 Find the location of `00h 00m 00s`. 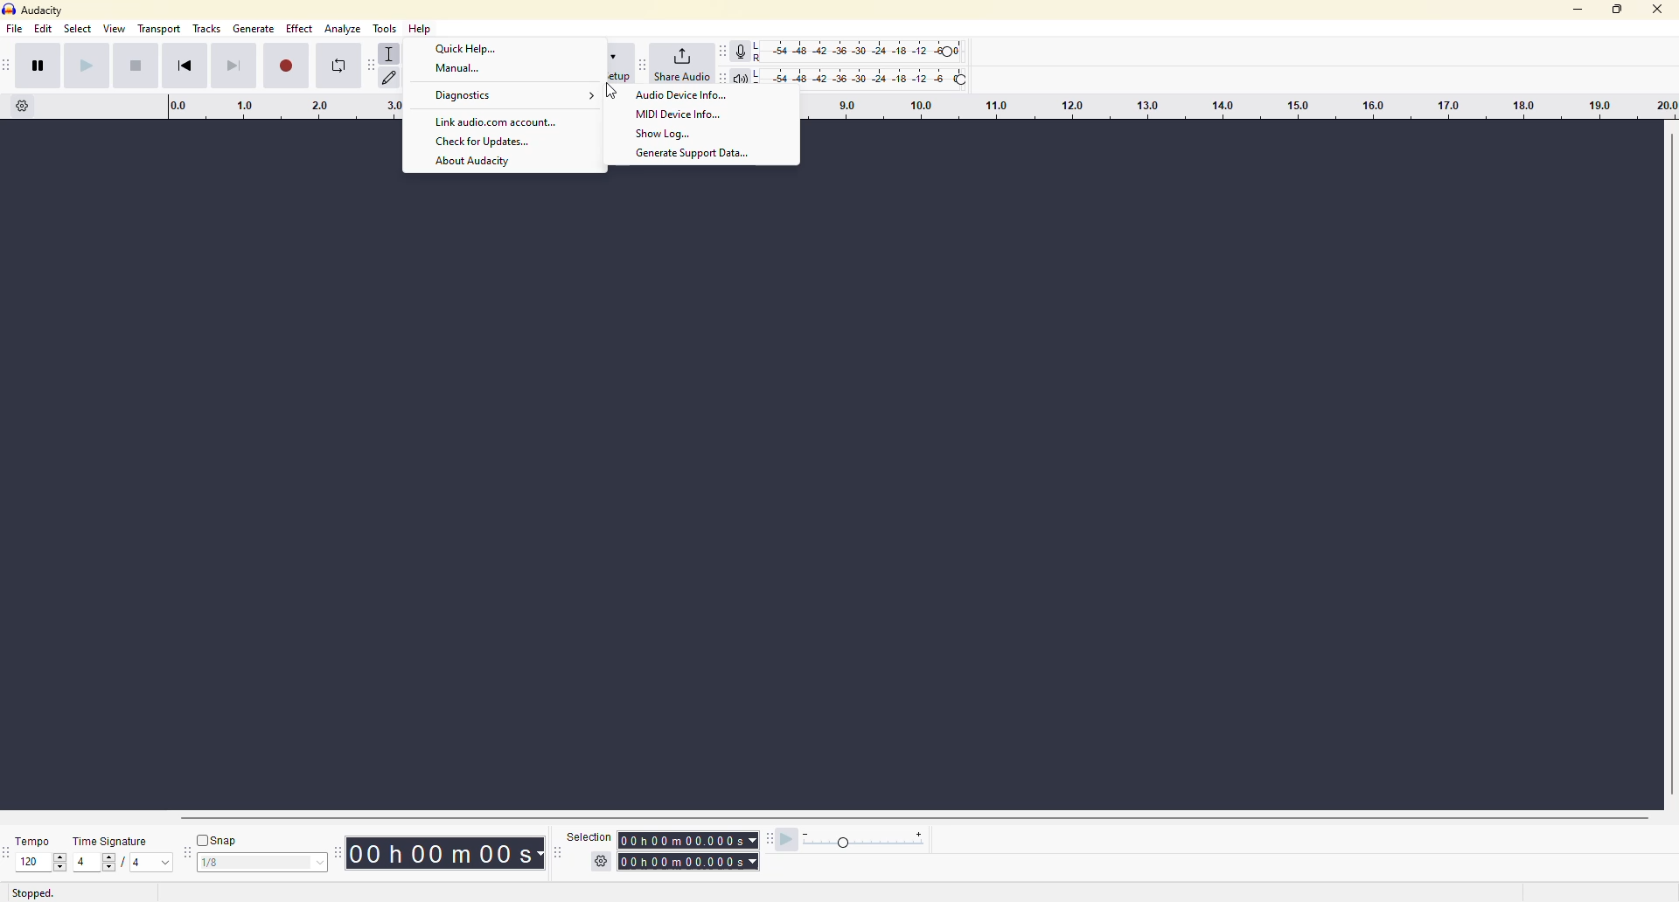

00h 00m 00s is located at coordinates (442, 852).